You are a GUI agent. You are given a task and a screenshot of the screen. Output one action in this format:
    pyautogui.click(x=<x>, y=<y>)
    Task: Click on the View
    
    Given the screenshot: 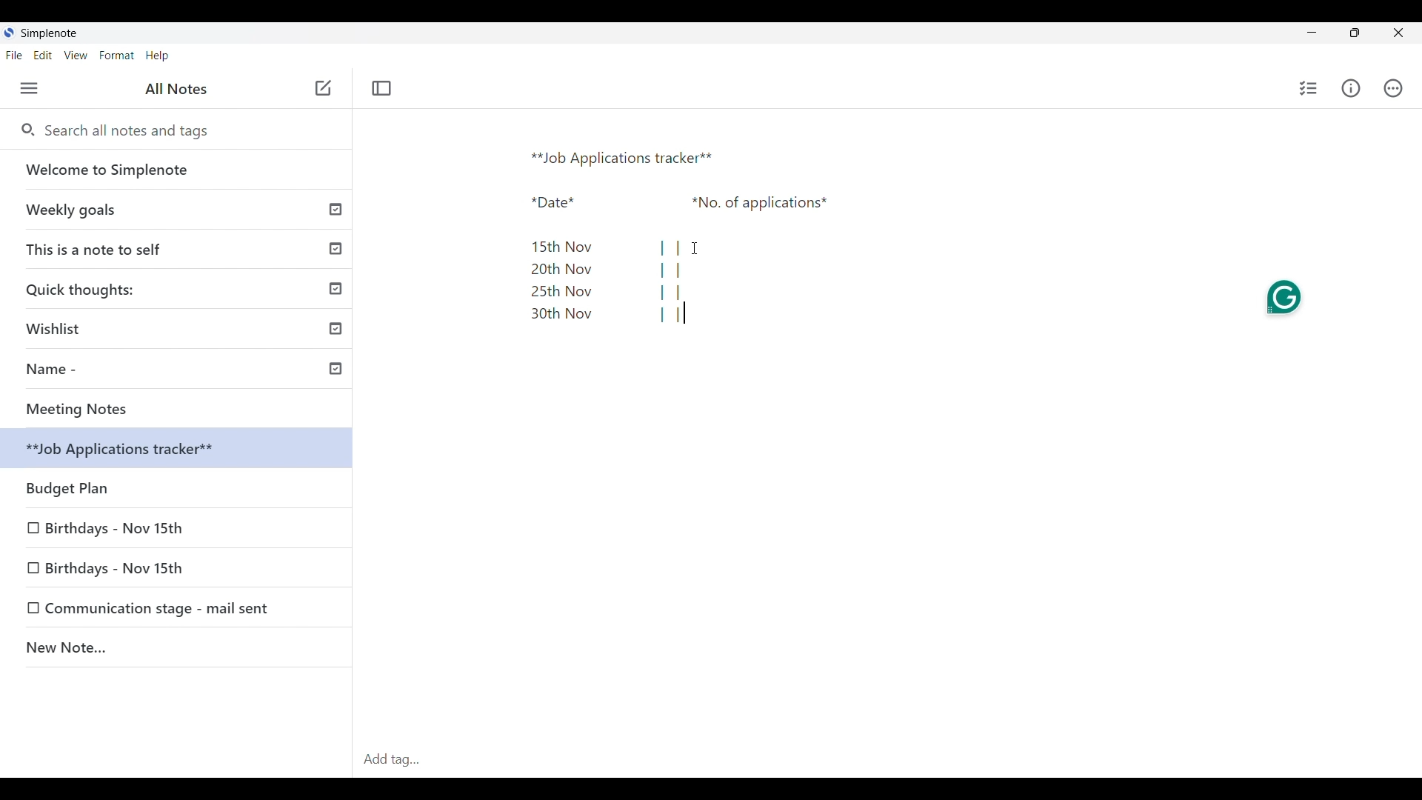 What is the action you would take?
    pyautogui.click(x=76, y=56)
    